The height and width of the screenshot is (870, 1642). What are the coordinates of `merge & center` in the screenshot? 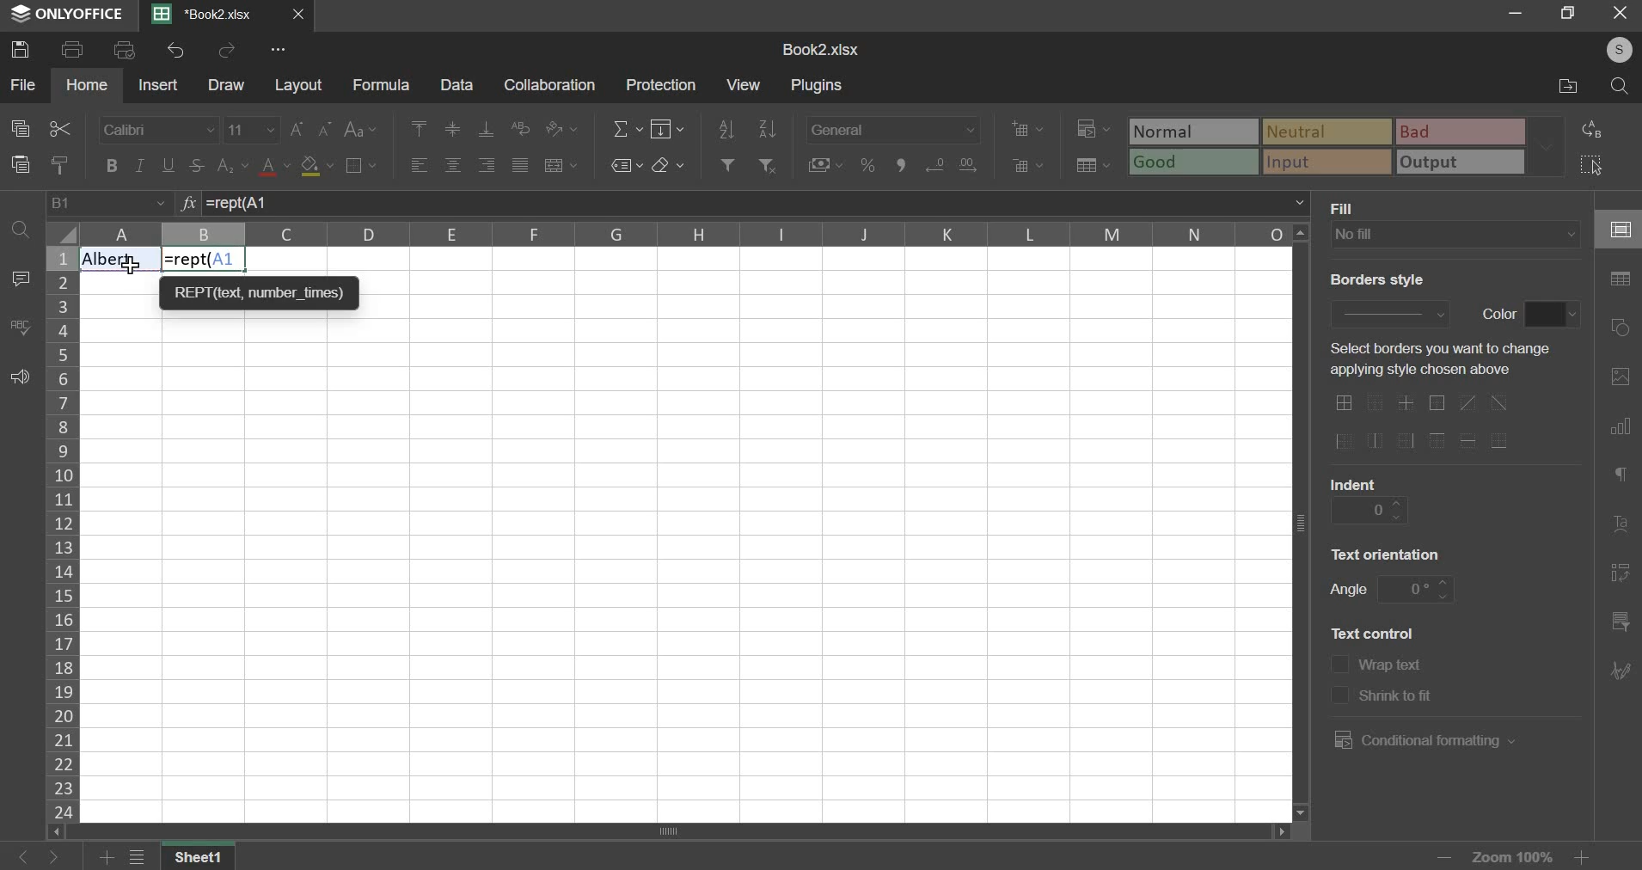 It's located at (560, 165).